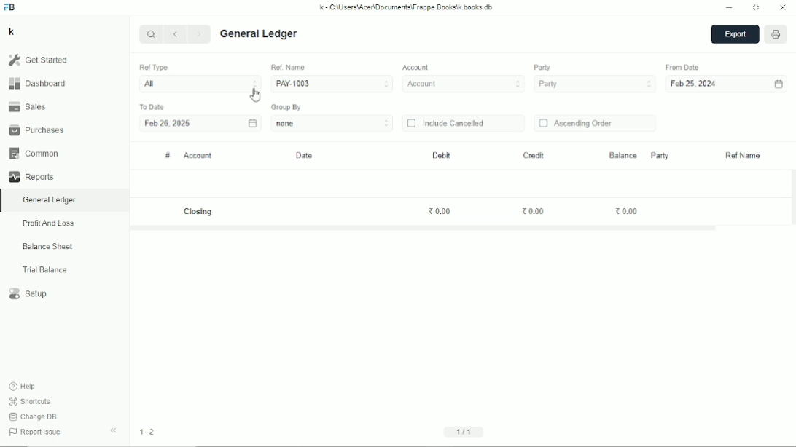 The width and height of the screenshot is (796, 447). I want to click on General ledger, so click(260, 34).